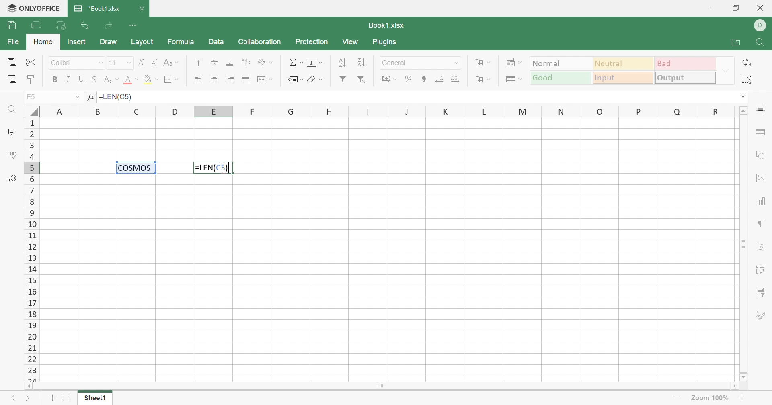 The height and width of the screenshot is (405, 772). Describe the element at coordinates (201, 79) in the screenshot. I see `Align Left` at that location.